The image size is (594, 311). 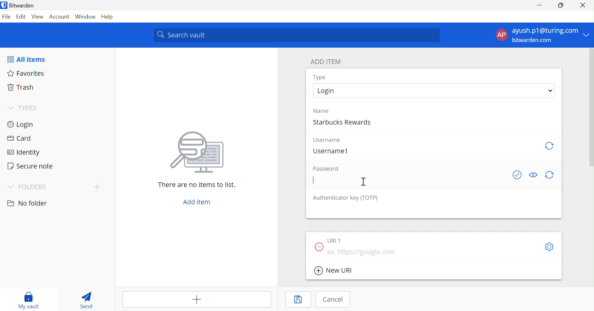 I want to click on There are no items to list., so click(x=197, y=185).